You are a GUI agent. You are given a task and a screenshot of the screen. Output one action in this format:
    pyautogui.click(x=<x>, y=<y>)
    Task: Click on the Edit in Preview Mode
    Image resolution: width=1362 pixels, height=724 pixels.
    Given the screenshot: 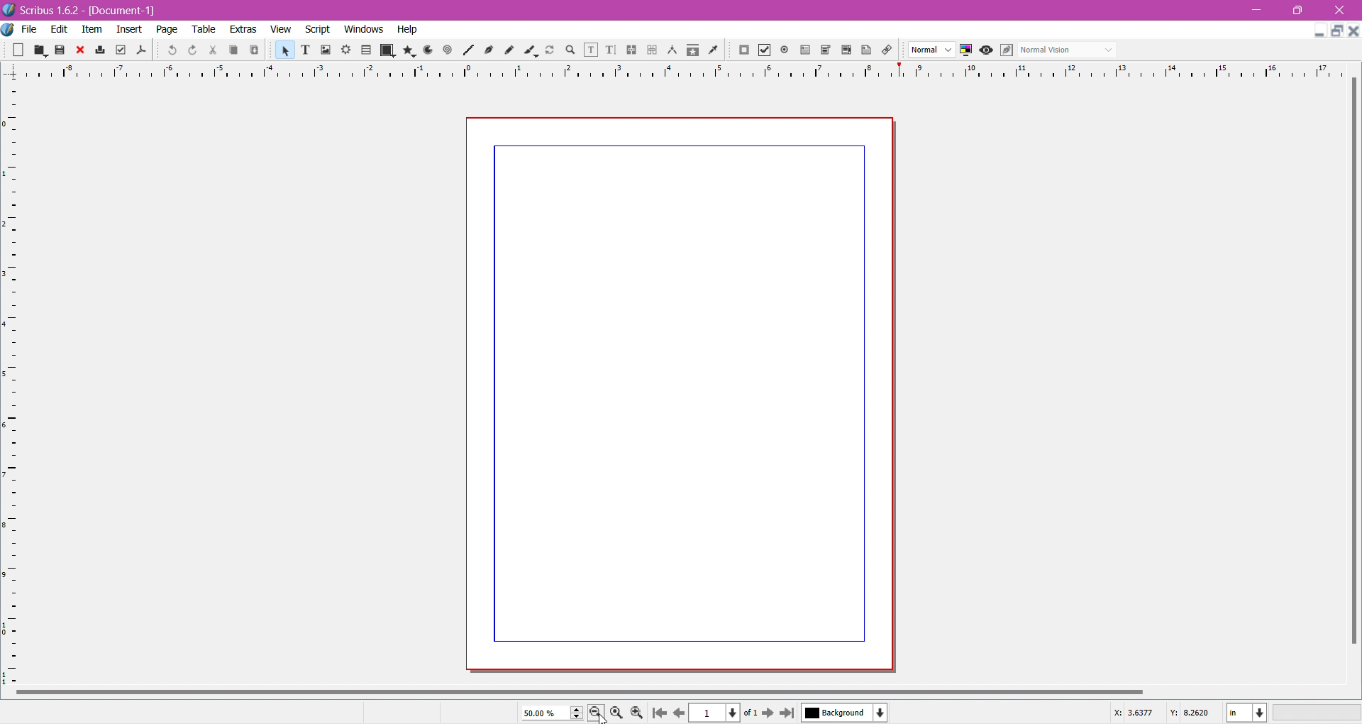 What is the action you would take?
    pyautogui.click(x=1005, y=51)
    